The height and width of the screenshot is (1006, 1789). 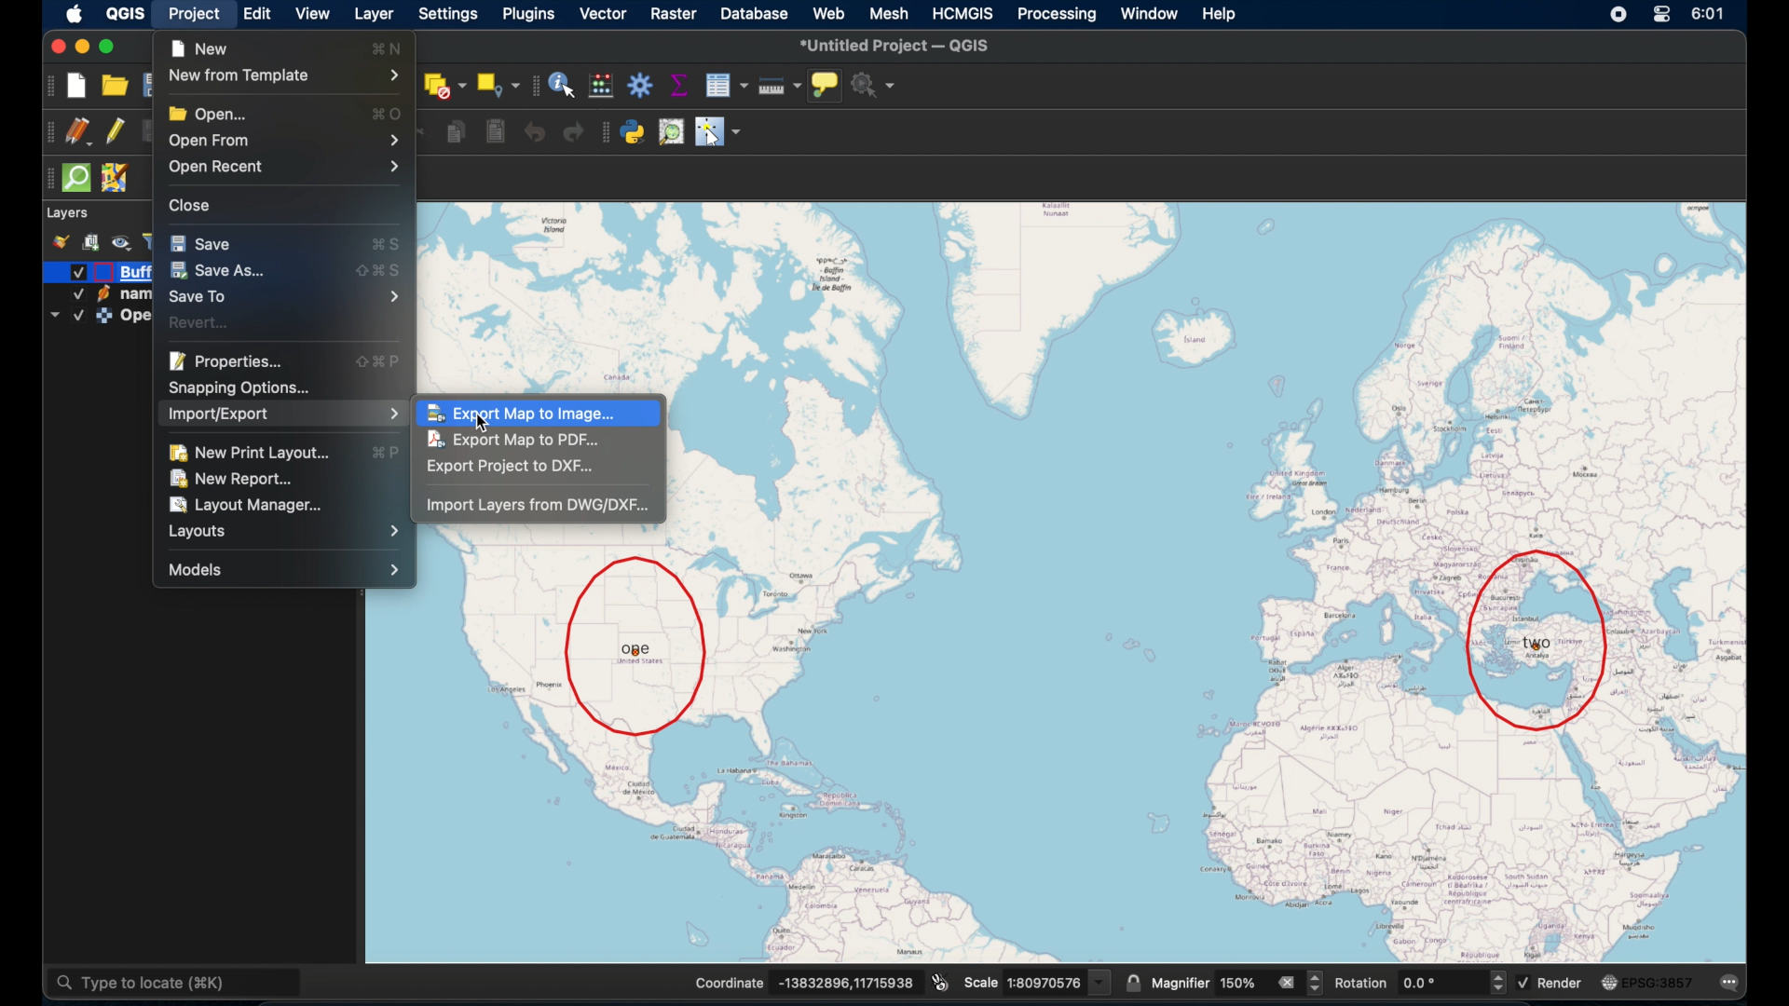 I want to click on command N, so click(x=389, y=47).